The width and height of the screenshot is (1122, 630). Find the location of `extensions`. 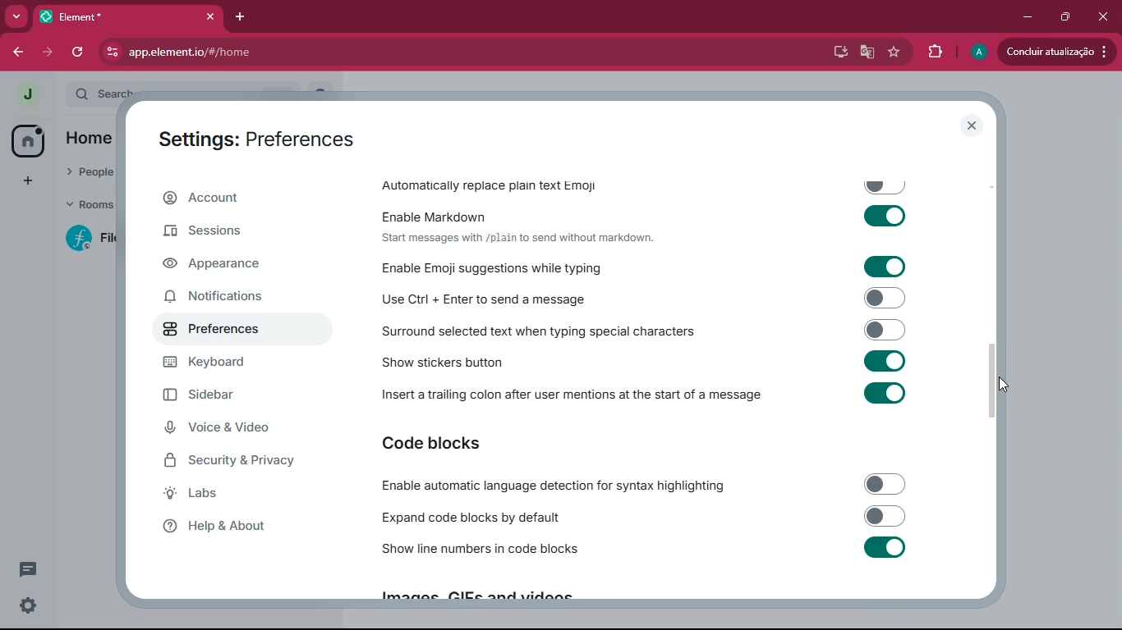

extensions is located at coordinates (931, 52).